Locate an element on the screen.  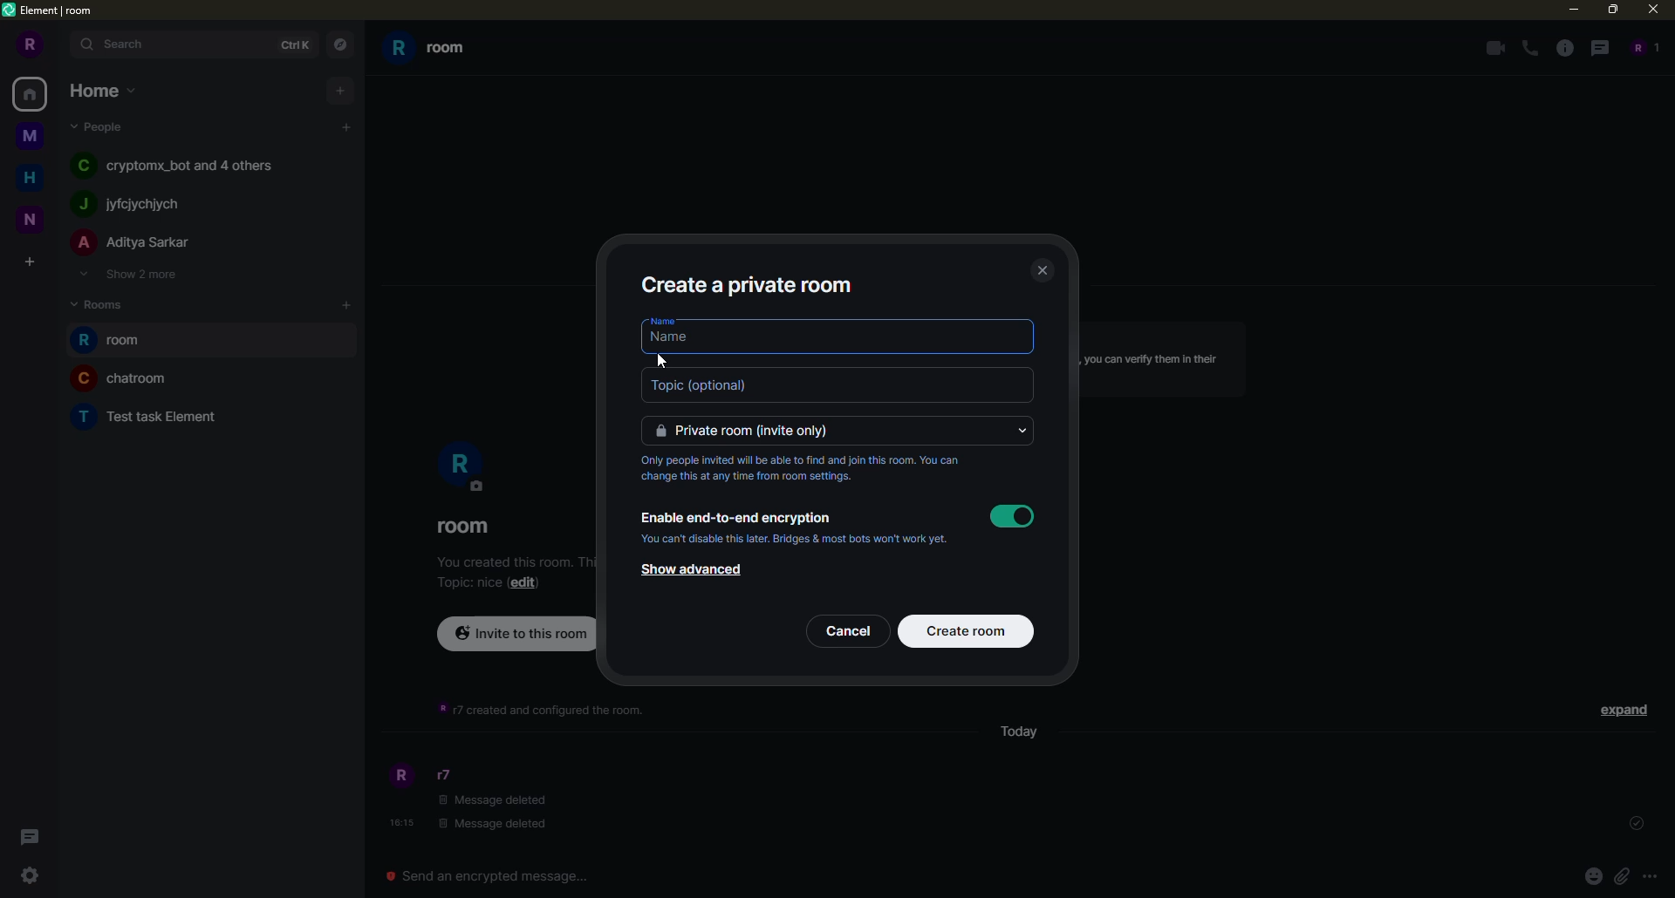
enable is located at coordinates (1010, 516).